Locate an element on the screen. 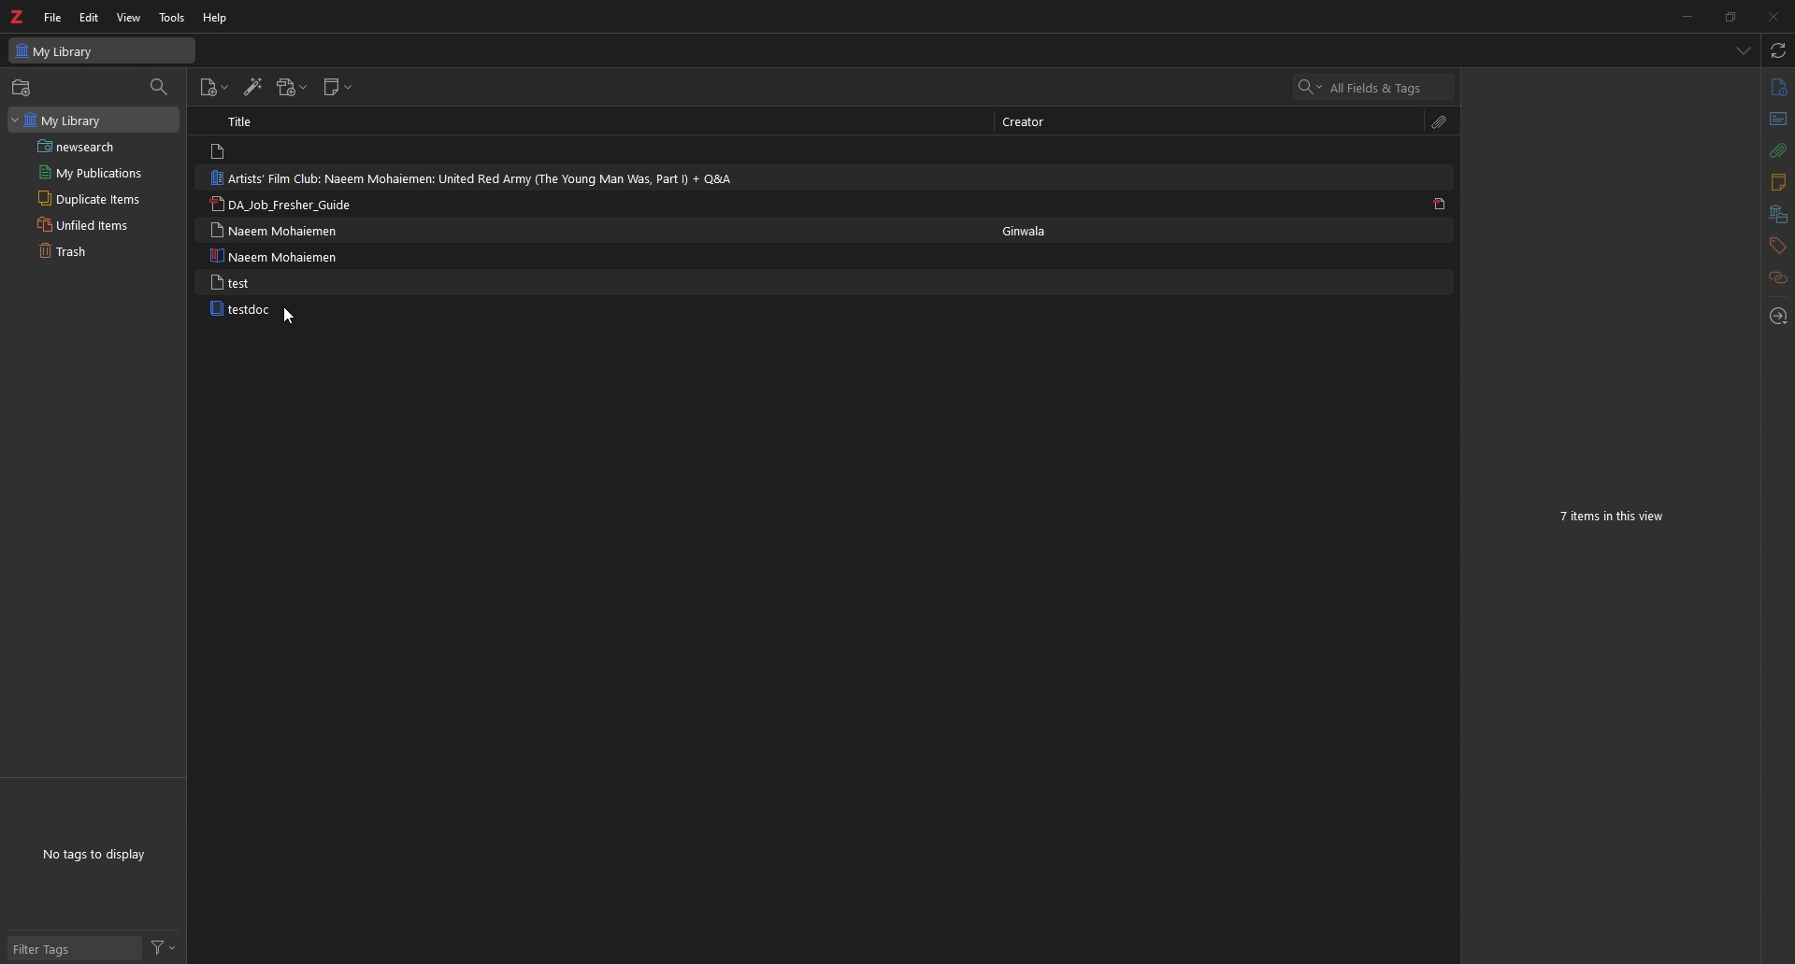 This screenshot has width=1795, height=964. New note is located at coordinates (337, 87).